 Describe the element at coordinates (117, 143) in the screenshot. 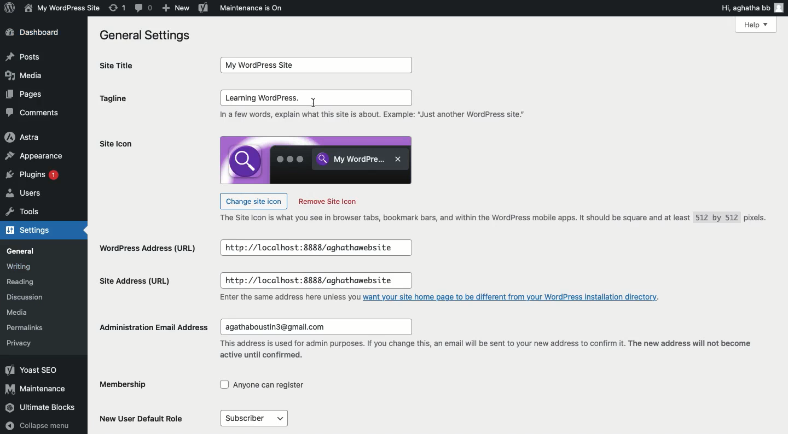

I see `Site icon` at that location.